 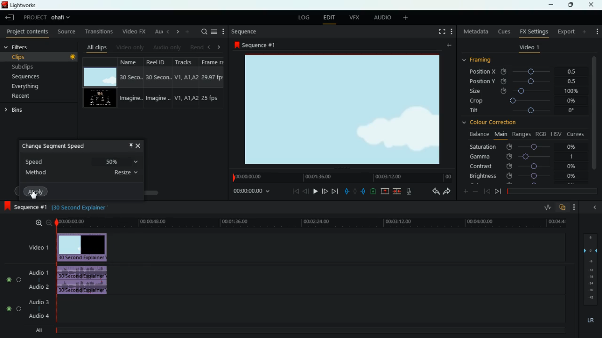 What do you see at coordinates (524, 81) in the screenshot?
I see `position y` at bounding box center [524, 81].